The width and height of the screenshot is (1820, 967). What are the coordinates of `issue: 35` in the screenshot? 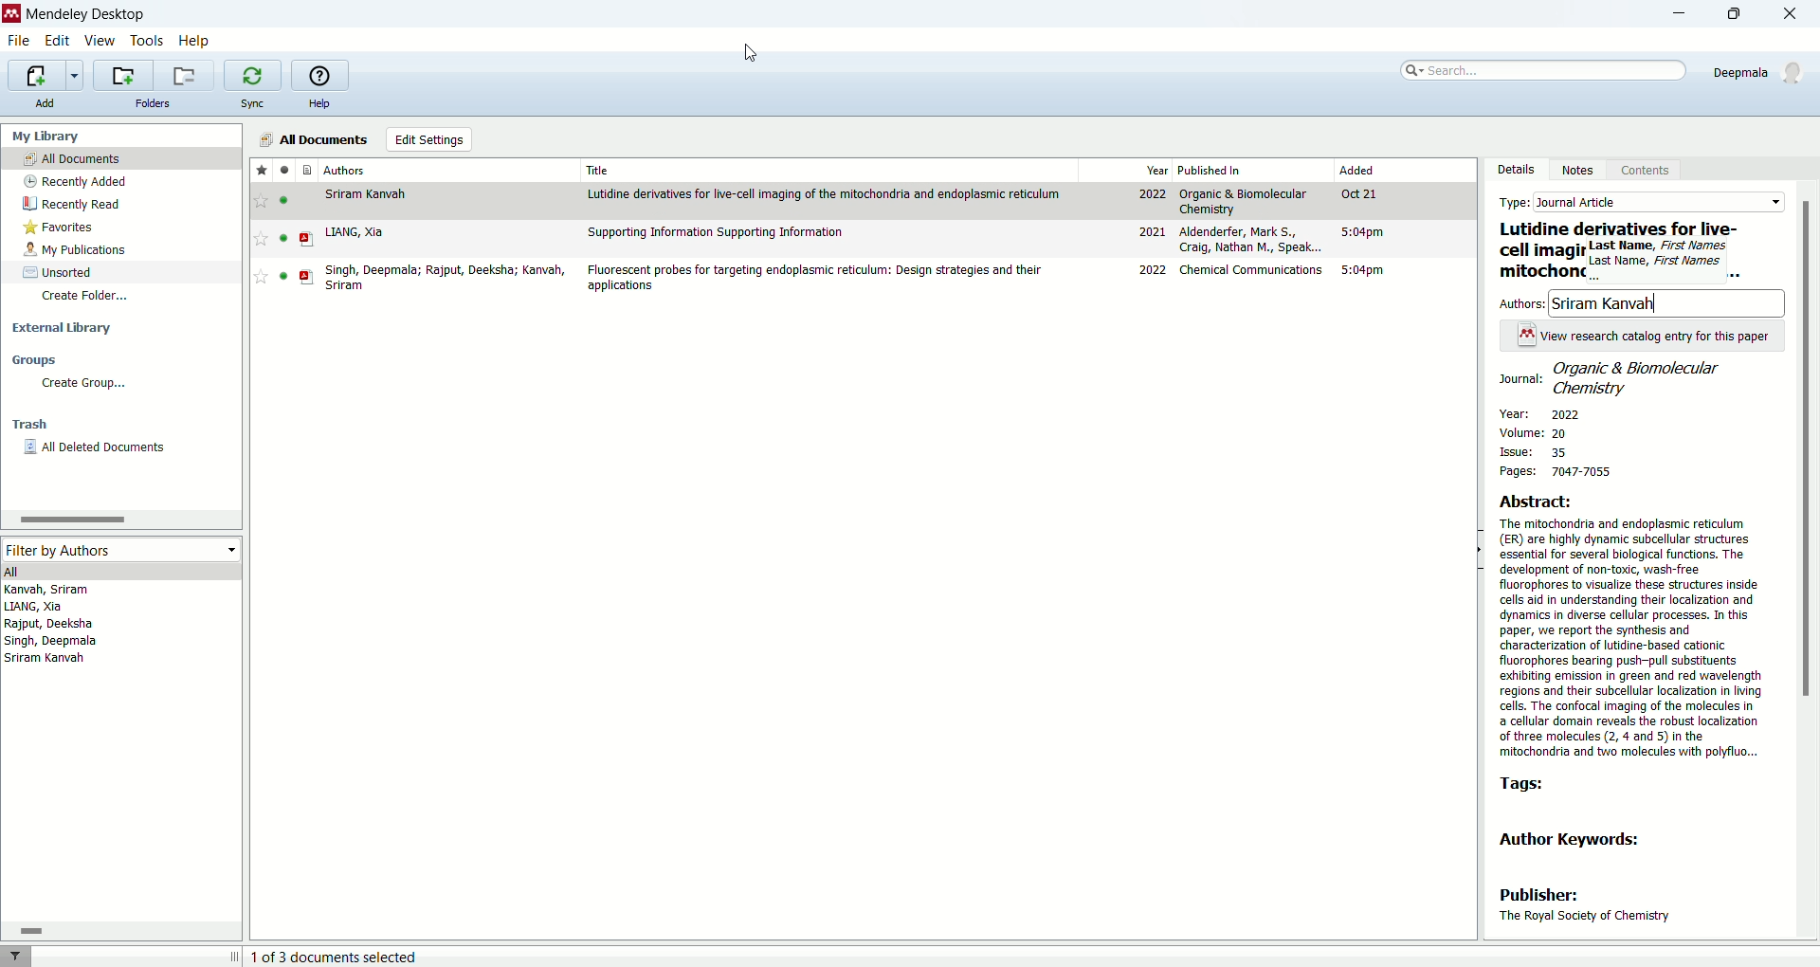 It's located at (1535, 452).